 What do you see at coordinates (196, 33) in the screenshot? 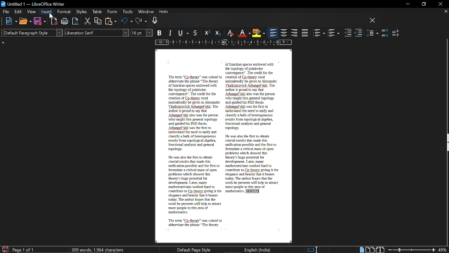
I see `strikethrough` at bounding box center [196, 33].